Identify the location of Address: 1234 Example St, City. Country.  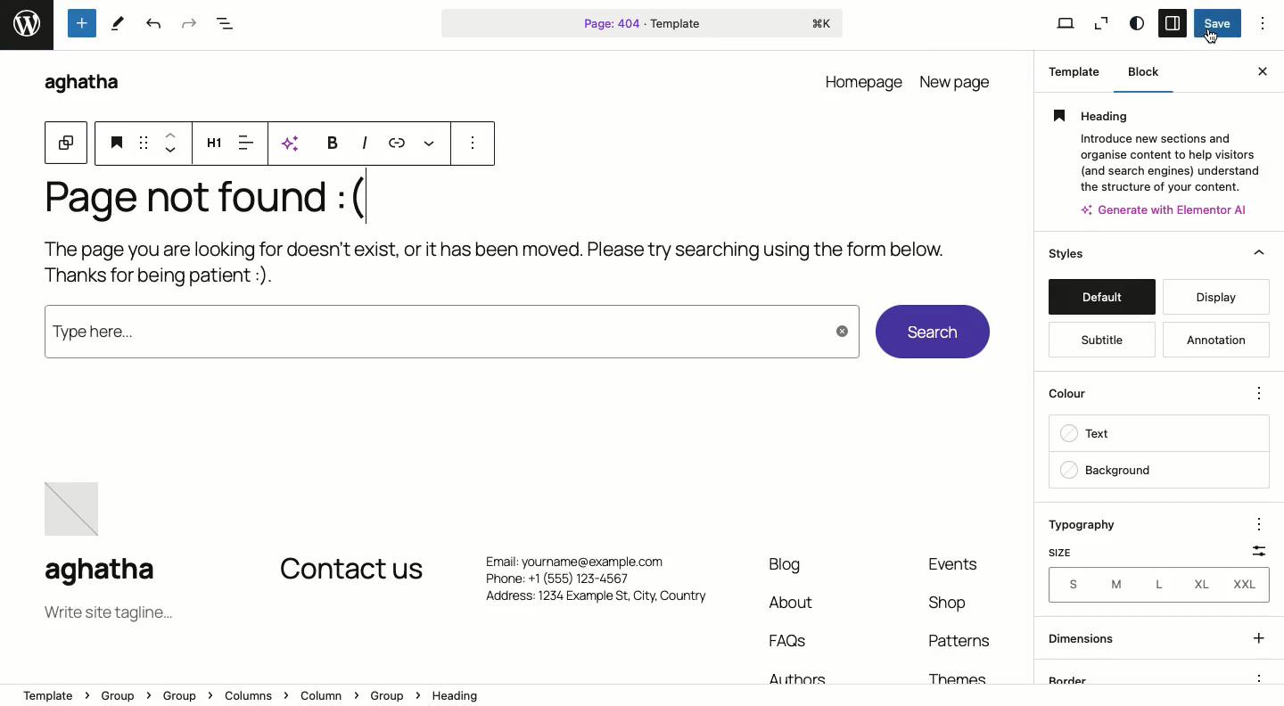
(595, 601).